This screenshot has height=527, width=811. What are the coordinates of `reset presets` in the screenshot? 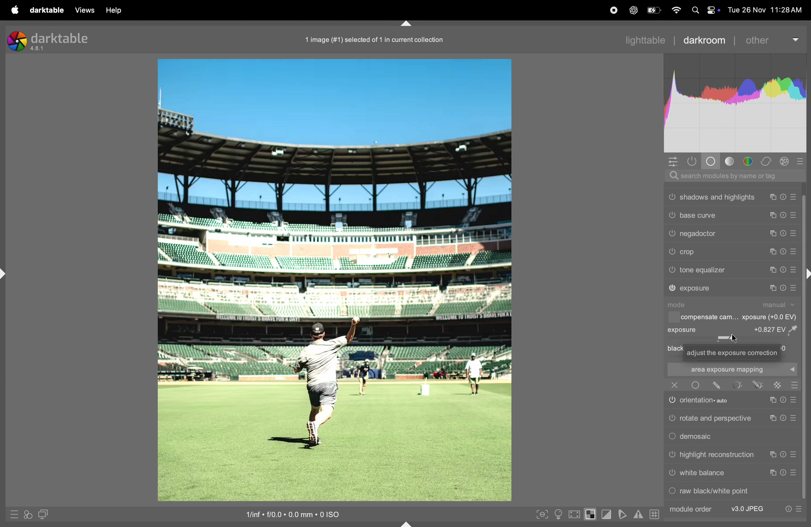 It's located at (782, 288).